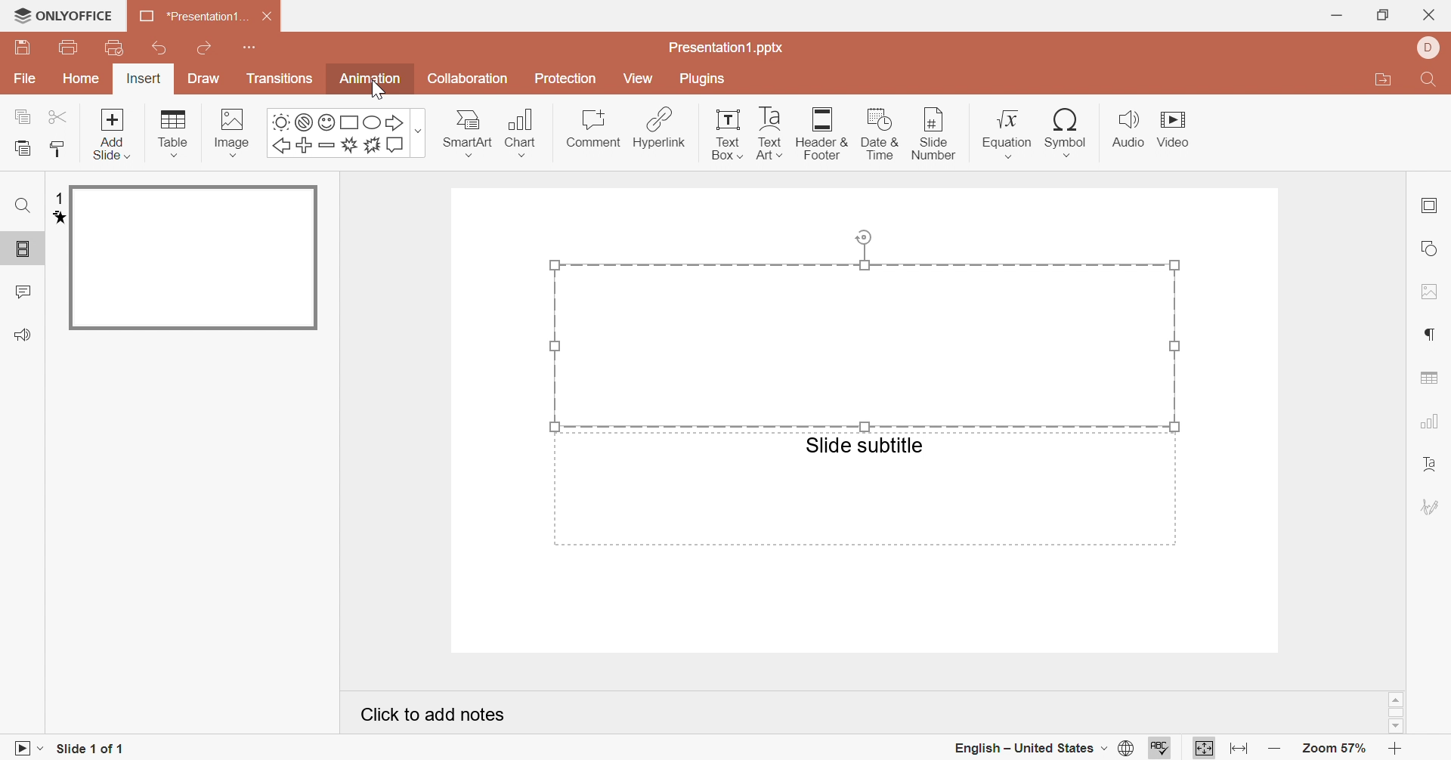  Describe the element at coordinates (1397, 727) in the screenshot. I see `scroll down` at that location.